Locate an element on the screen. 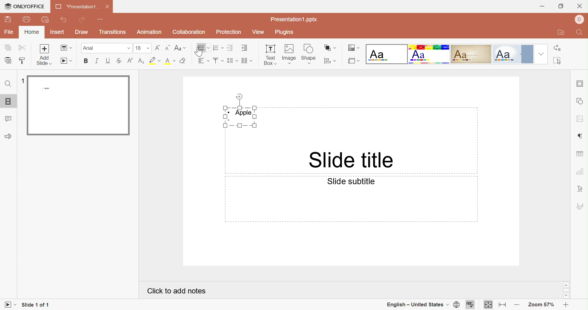  Customize quick access toolbar is located at coordinates (102, 19).